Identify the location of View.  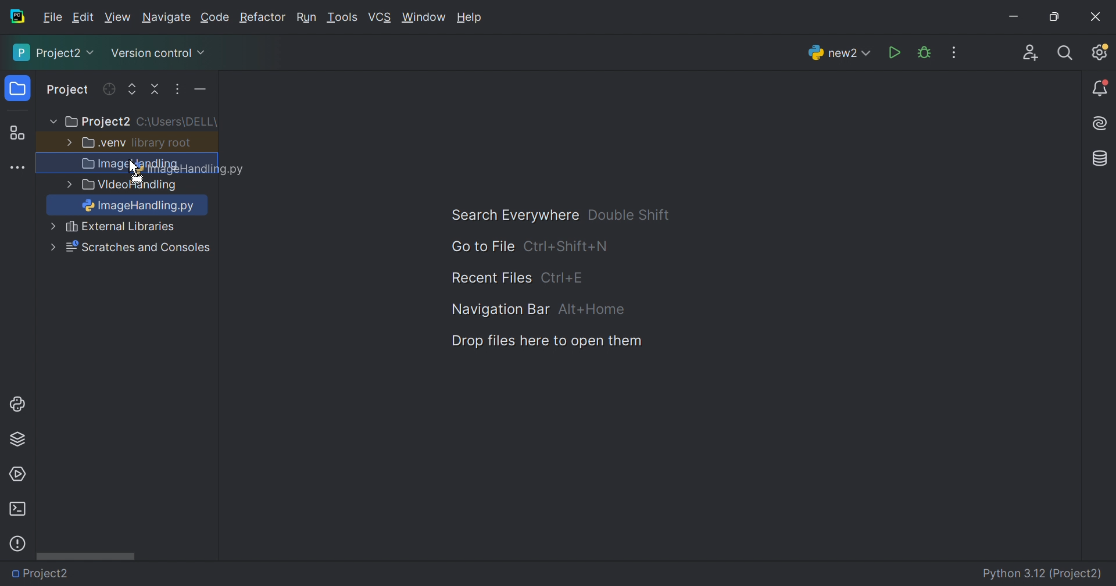
(119, 17).